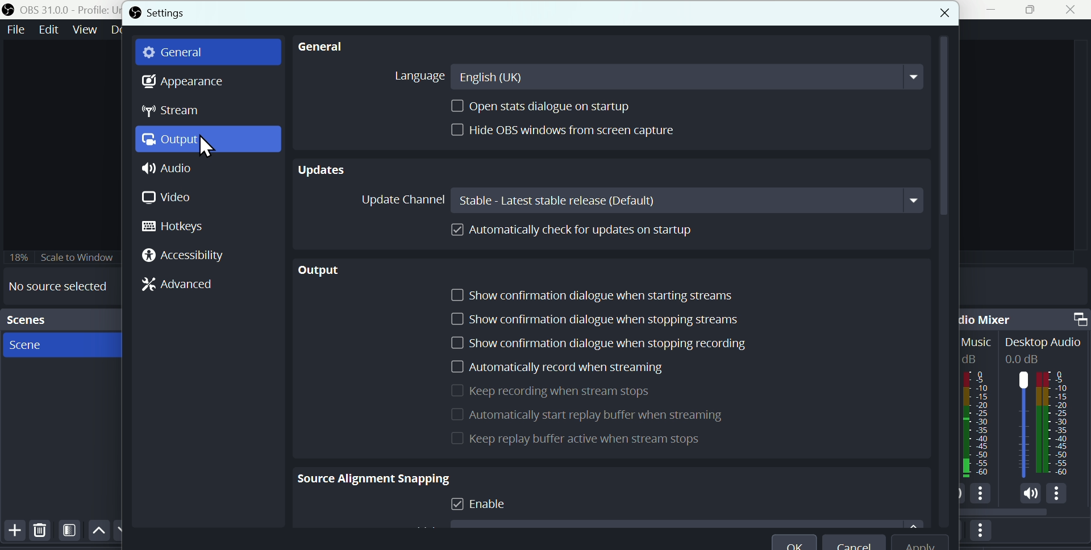  Describe the element at coordinates (335, 172) in the screenshot. I see `Updates` at that location.